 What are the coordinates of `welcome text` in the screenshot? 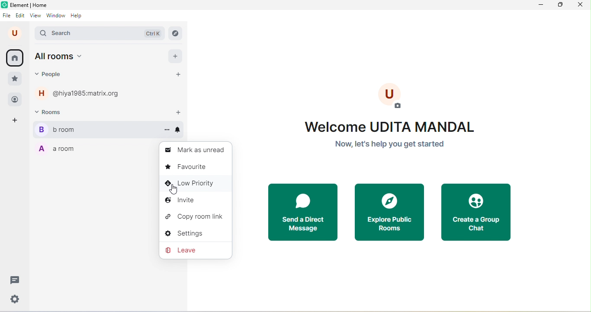 It's located at (394, 127).